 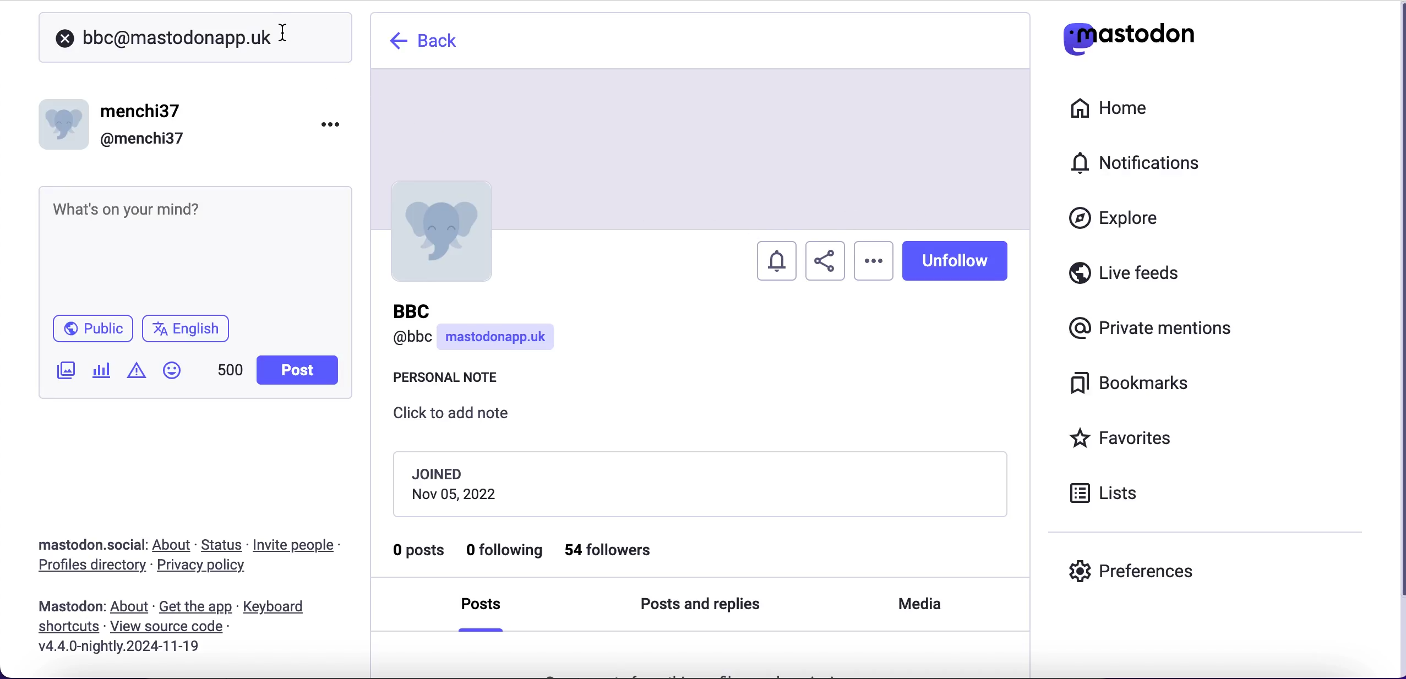 I want to click on characters, so click(x=230, y=372).